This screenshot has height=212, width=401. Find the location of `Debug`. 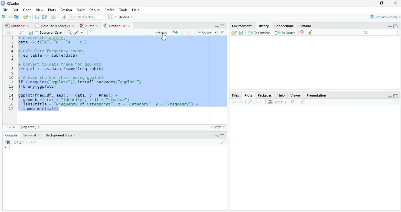

Debug is located at coordinates (95, 10).